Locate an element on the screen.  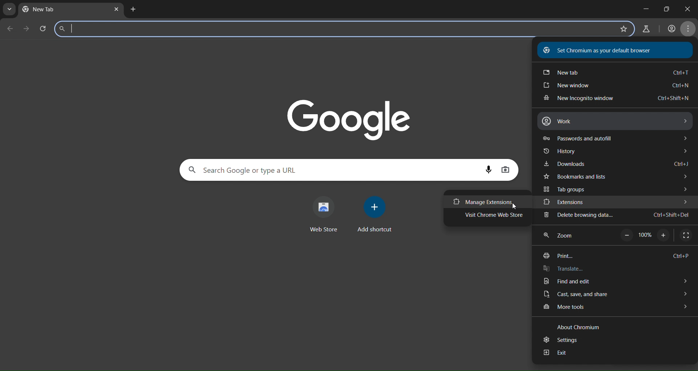
close is located at coordinates (667, 8).